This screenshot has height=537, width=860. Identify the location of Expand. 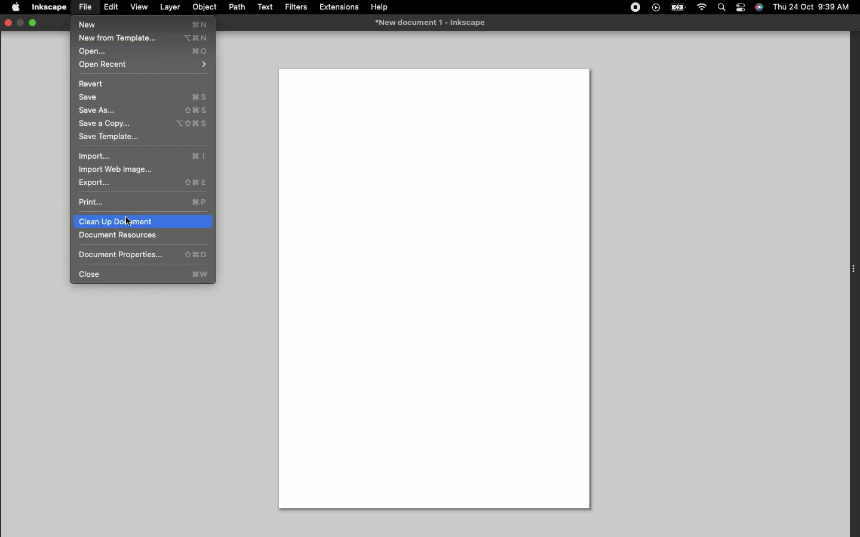
(34, 22).